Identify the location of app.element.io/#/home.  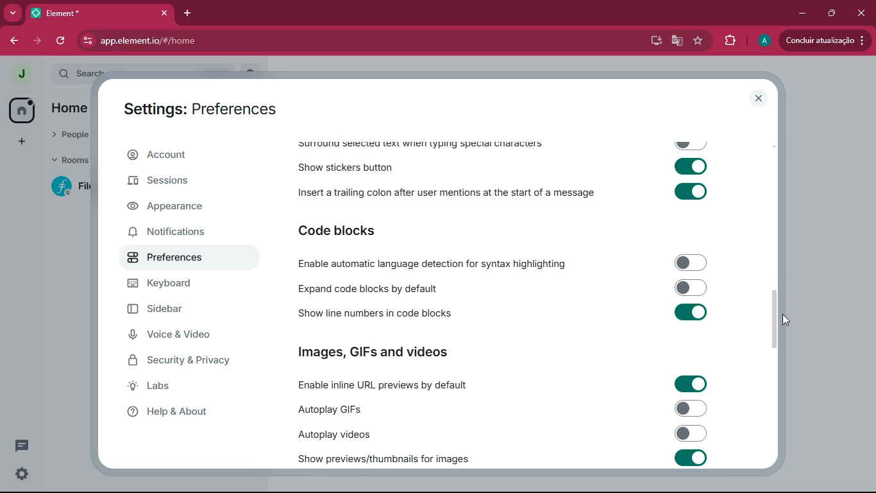
(185, 40).